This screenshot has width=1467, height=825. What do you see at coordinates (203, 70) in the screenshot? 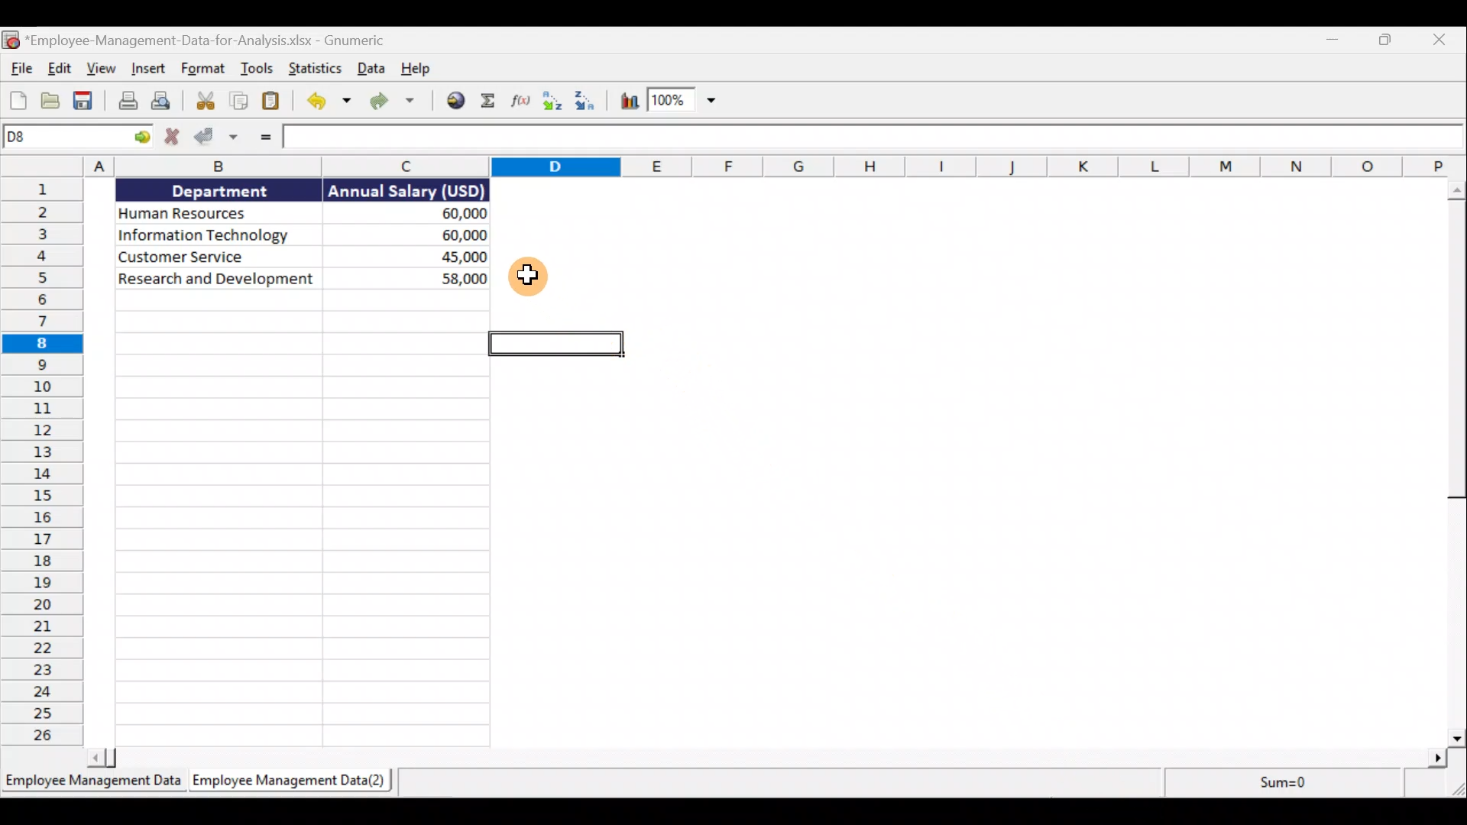
I see `Format` at bounding box center [203, 70].